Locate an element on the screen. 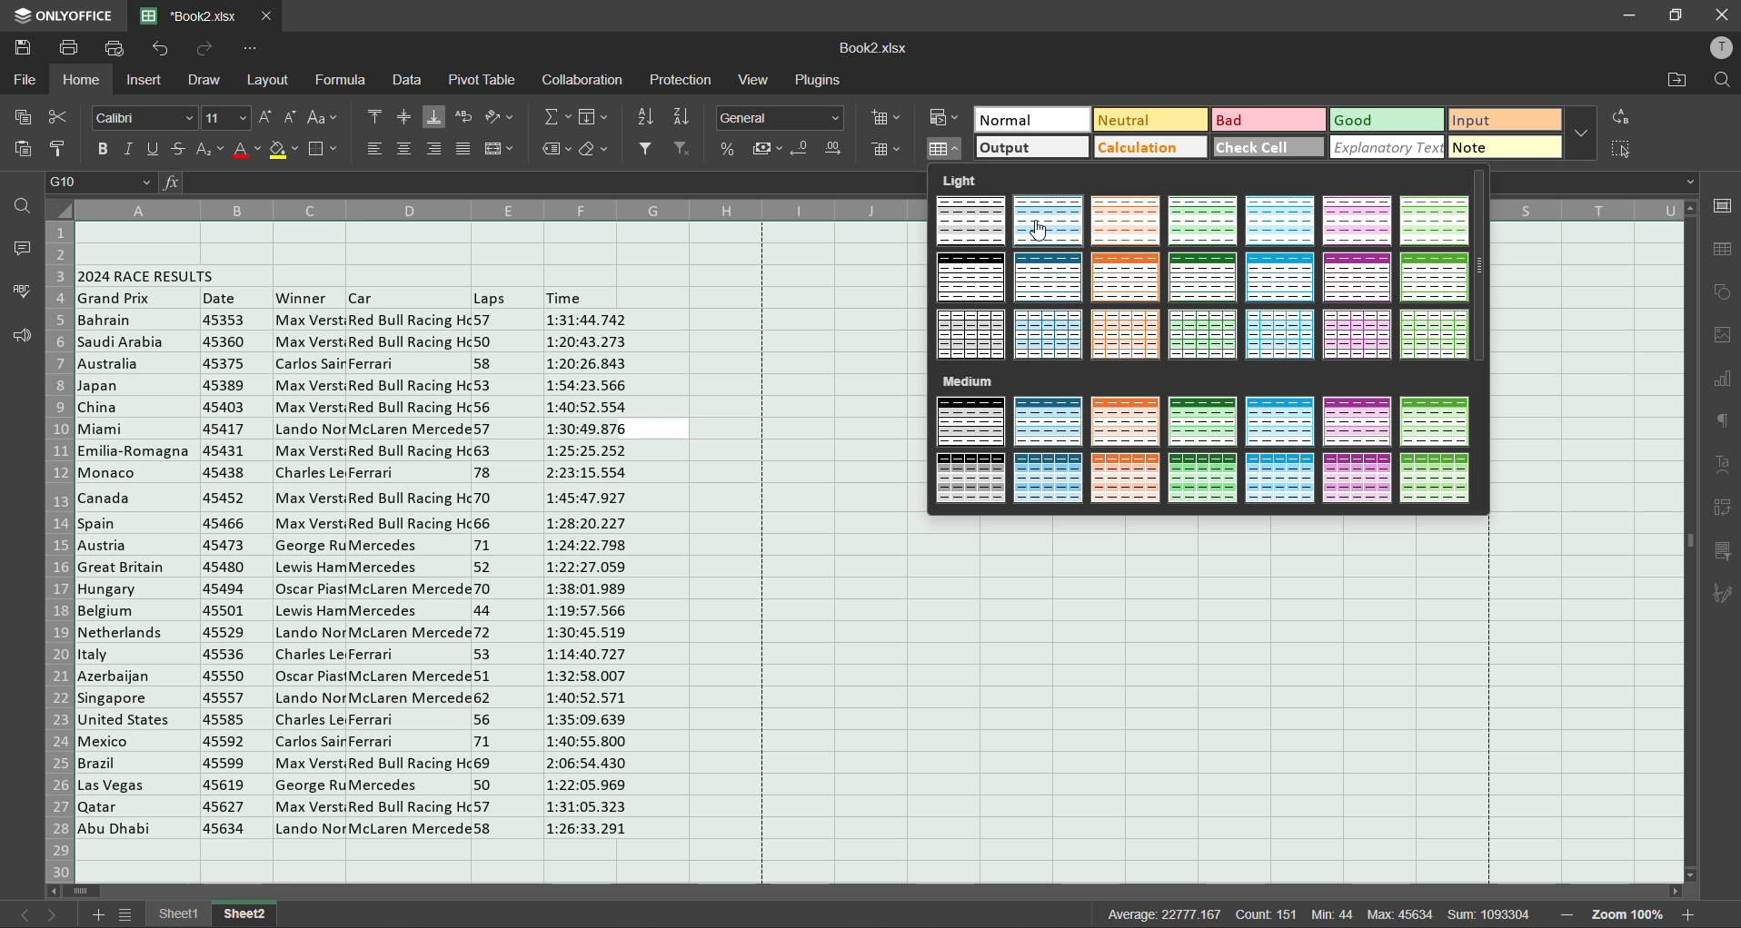 The width and height of the screenshot is (1741, 928). column names is located at coordinates (489, 210).